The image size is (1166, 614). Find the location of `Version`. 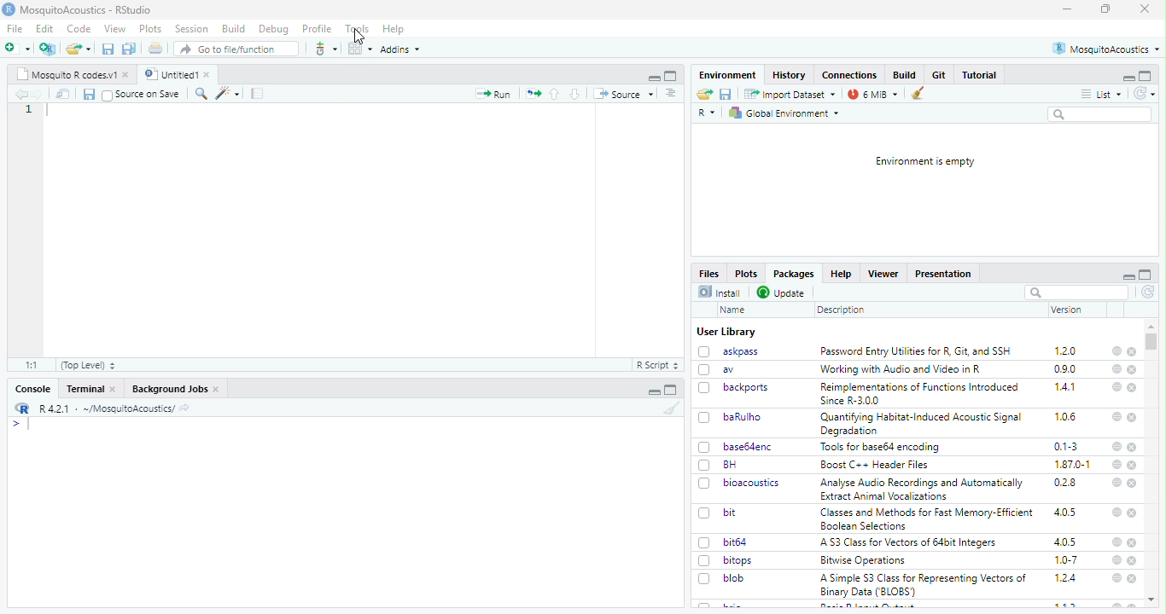

Version is located at coordinates (1068, 310).